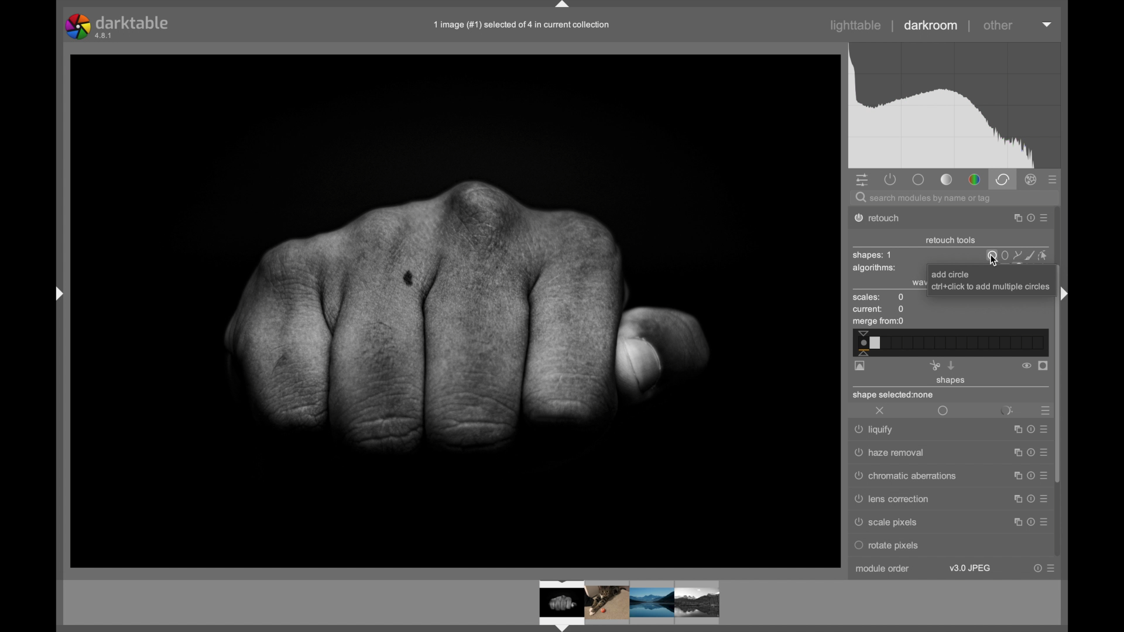 Image resolution: width=1124 pixels, height=632 pixels. What do you see at coordinates (1044, 366) in the screenshot?
I see `display mask` at bounding box center [1044, 366].